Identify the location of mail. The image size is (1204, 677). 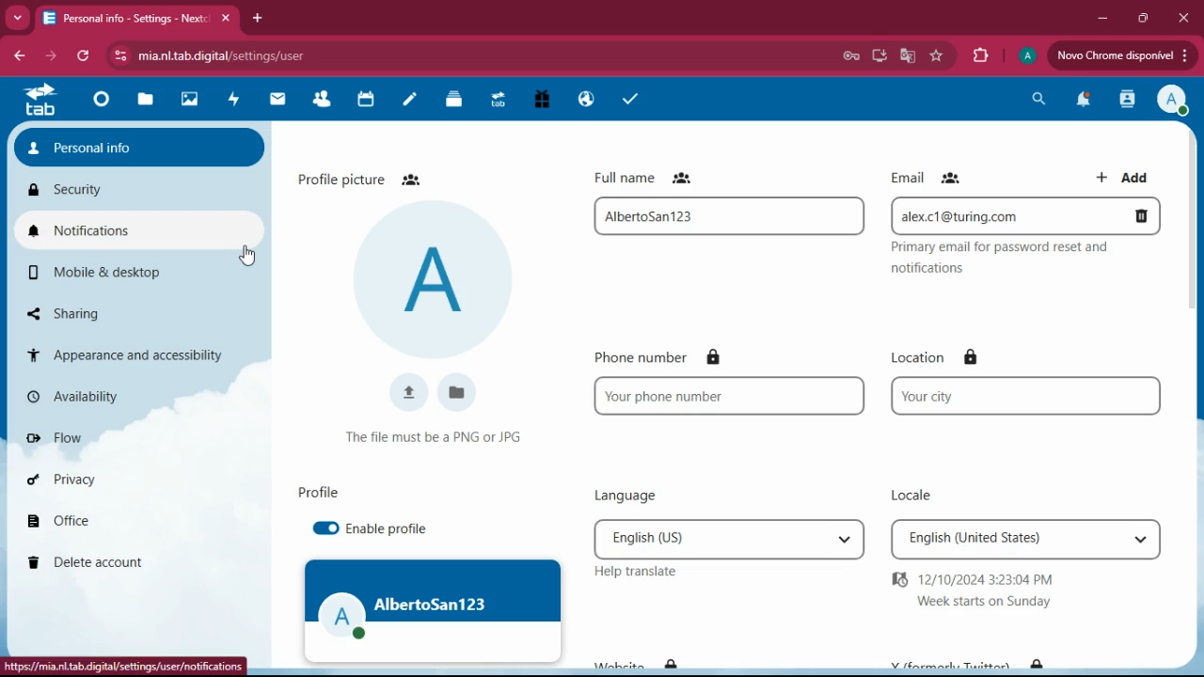
(280, 100).